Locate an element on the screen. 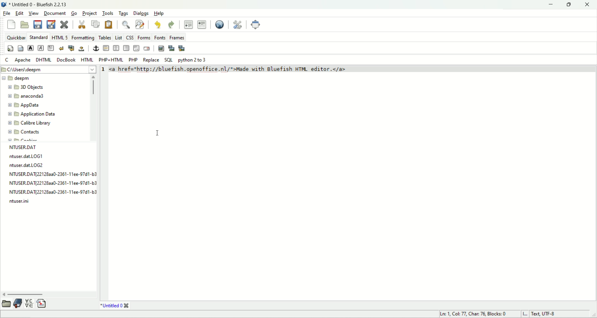 This screenshot has width=597, height=318. break is located at coordinates (62, 48).